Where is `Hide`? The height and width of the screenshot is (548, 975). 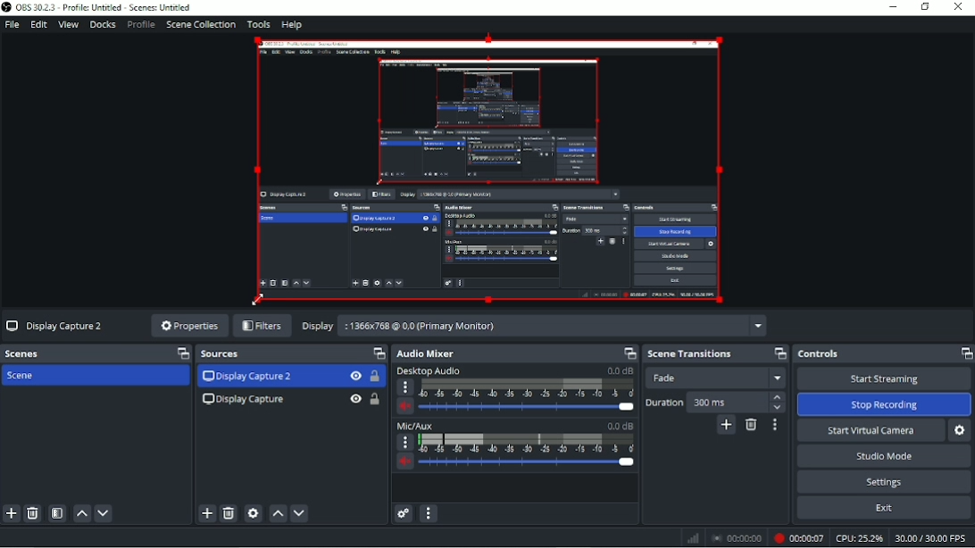
Hide is located at coordinates (354, 399).